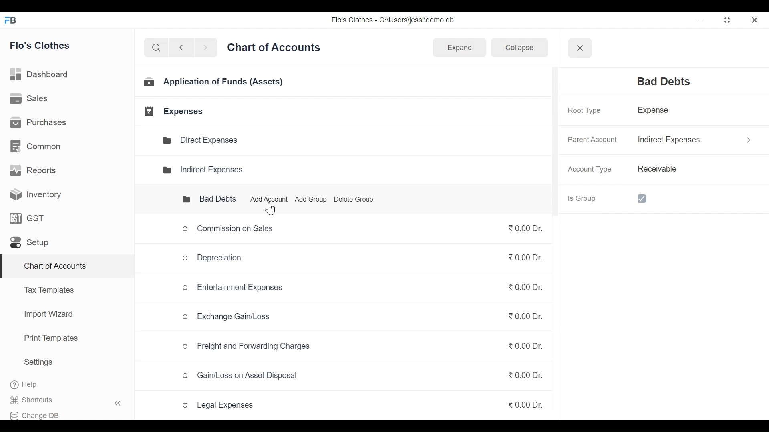  Describe the element at coordinates (29, 244) in the screenshot. I see `Setup` at that location.